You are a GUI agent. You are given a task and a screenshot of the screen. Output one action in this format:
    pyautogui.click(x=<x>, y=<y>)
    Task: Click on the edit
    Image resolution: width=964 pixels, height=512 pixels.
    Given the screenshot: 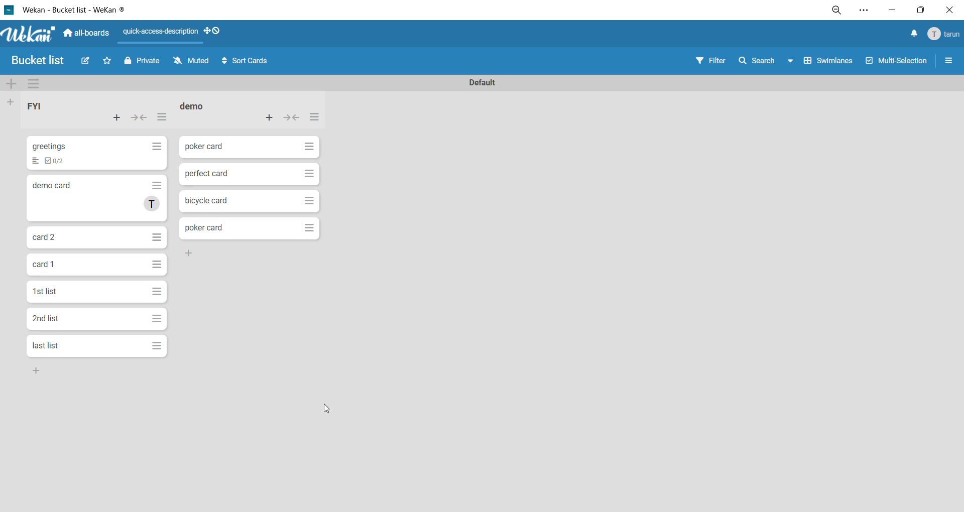 What is the action you would take?
    pyautogui.click(x=87, y=63)
    